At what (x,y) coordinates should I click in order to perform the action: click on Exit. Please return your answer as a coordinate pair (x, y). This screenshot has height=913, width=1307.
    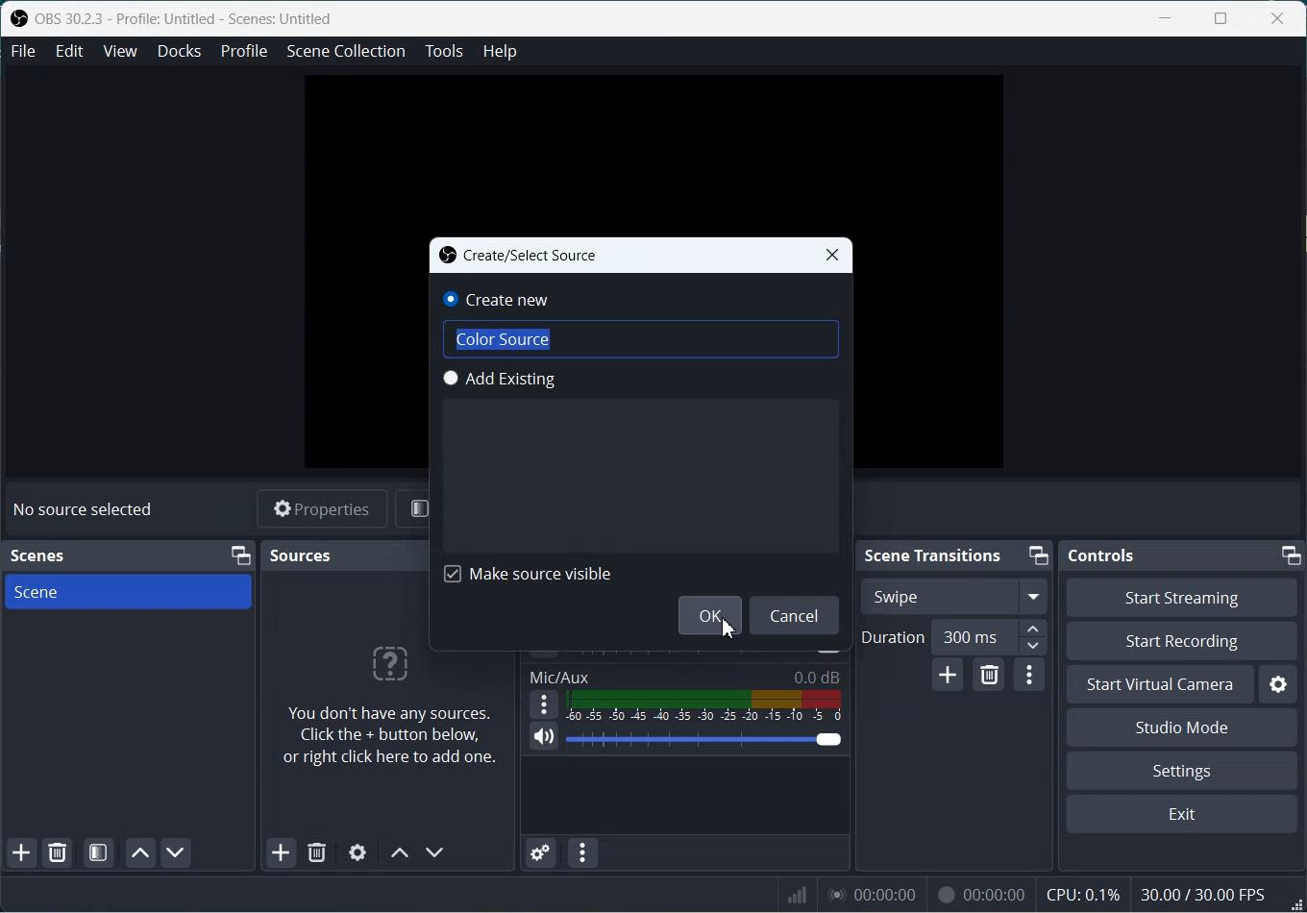
    Looking at the image, I should click on (1181, 814).